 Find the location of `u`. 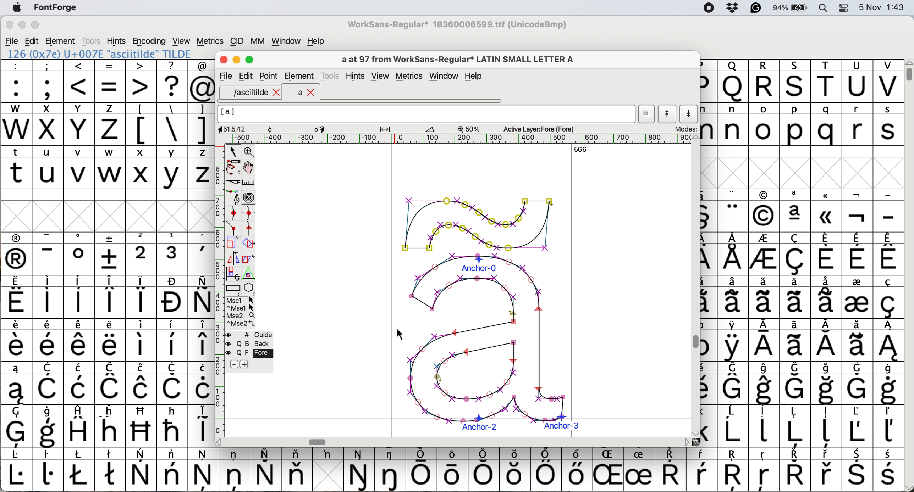

u is located at coordinates (48, 167).